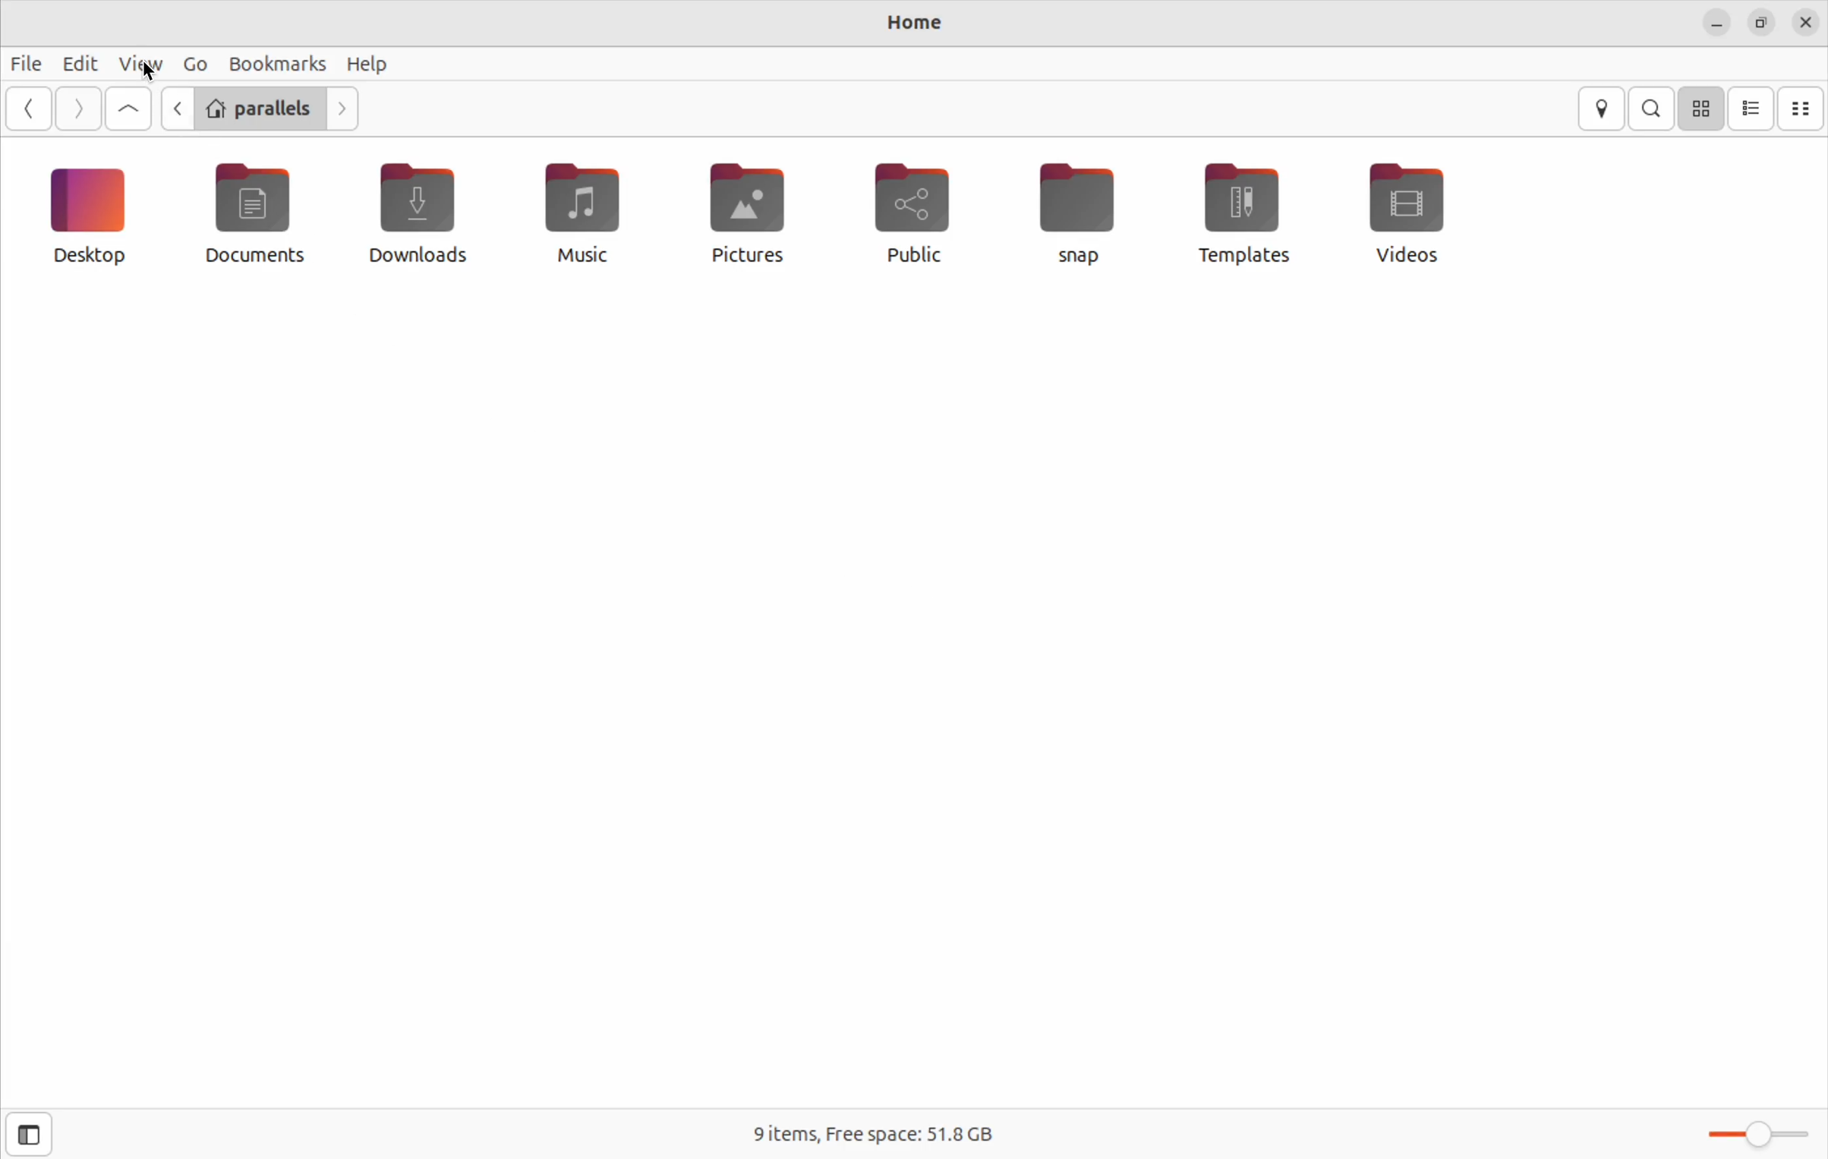  Describe the element at coordinates (1239, 212) in the screenshot. I see `Templates` at that location.